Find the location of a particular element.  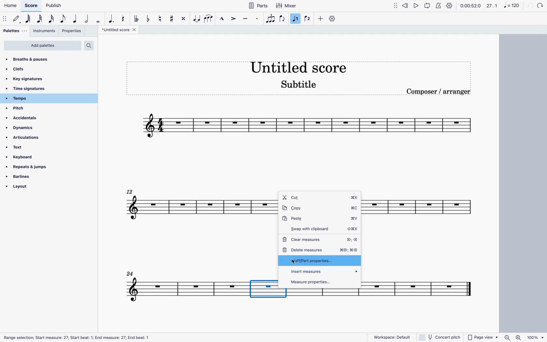

mixer is located at coordinates (287, 6).